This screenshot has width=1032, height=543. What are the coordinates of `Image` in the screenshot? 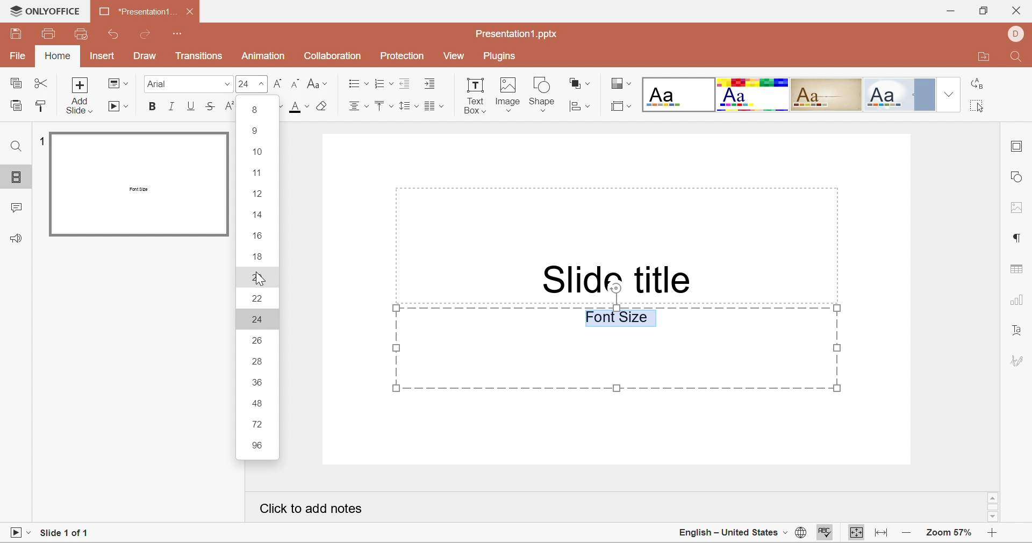 It's located at (509, 94).